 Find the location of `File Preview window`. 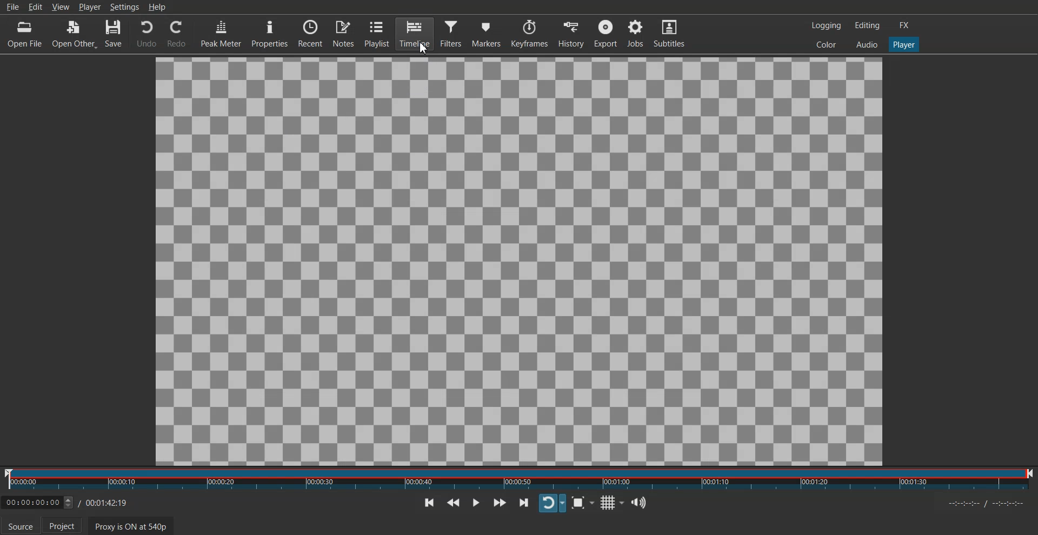

File Preview window is located at coordinates (516, 260).